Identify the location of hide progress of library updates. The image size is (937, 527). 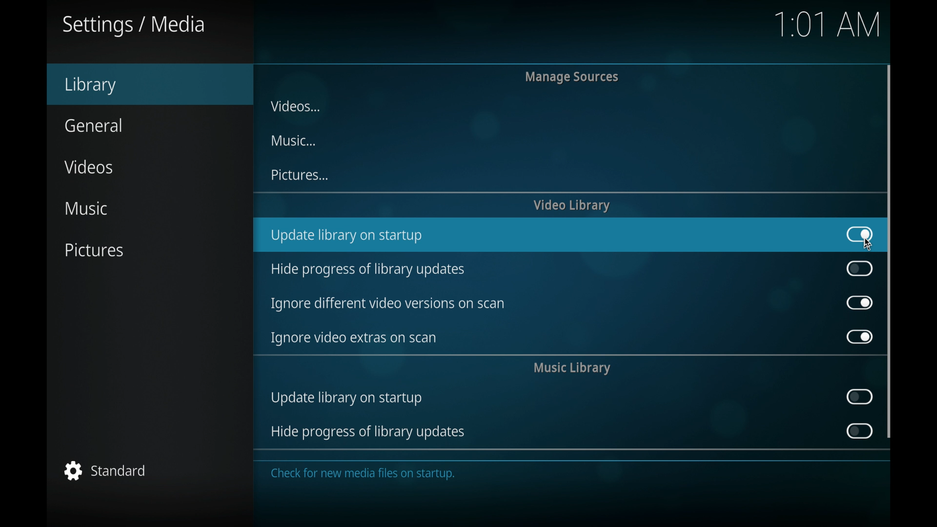
(367, 270).